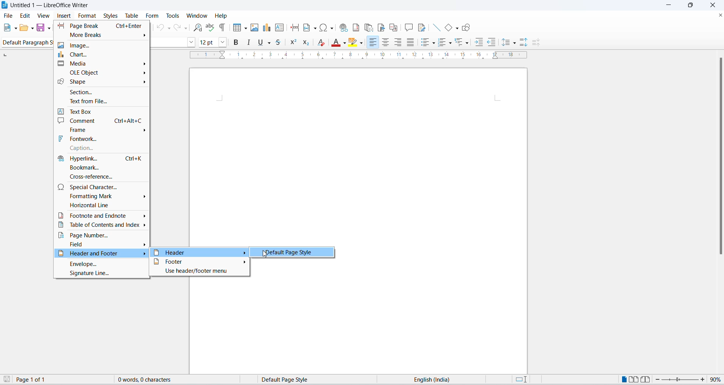 The width and height of the screenshot is (724, 385). What do you see at coordinates (49, 28) in the screenshot?
I see `save options` at bounding box center [49, 28].